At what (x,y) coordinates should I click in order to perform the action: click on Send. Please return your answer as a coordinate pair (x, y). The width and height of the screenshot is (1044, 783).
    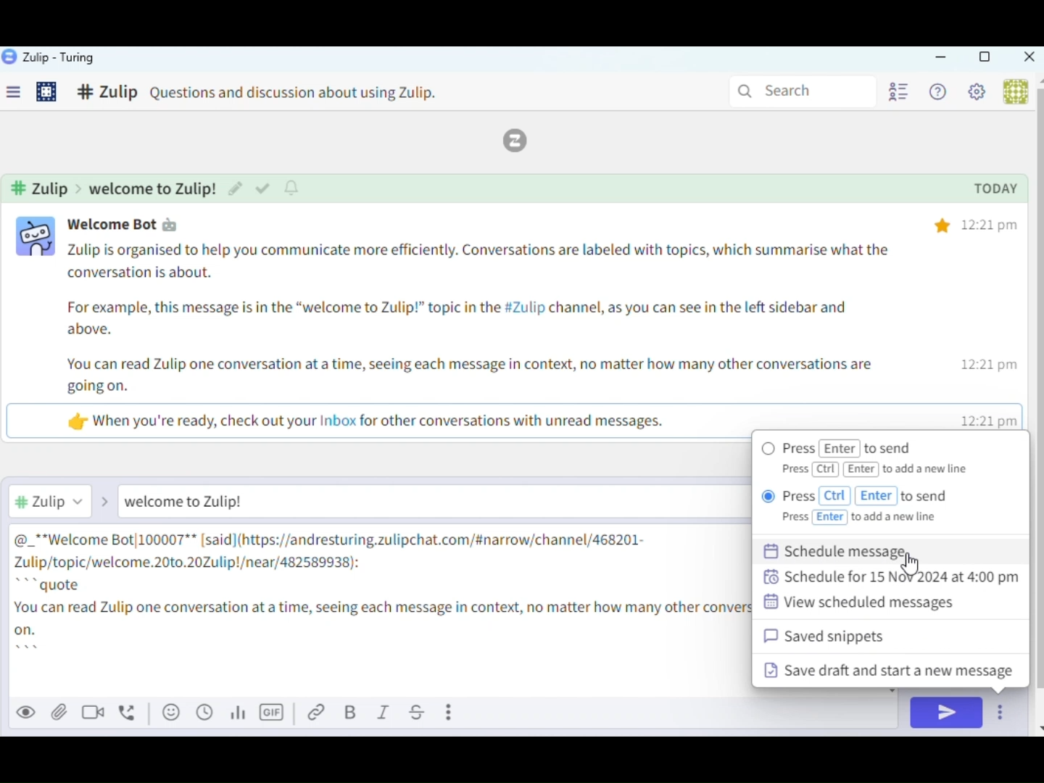
    Looking at the image, I should click on (945, 713).